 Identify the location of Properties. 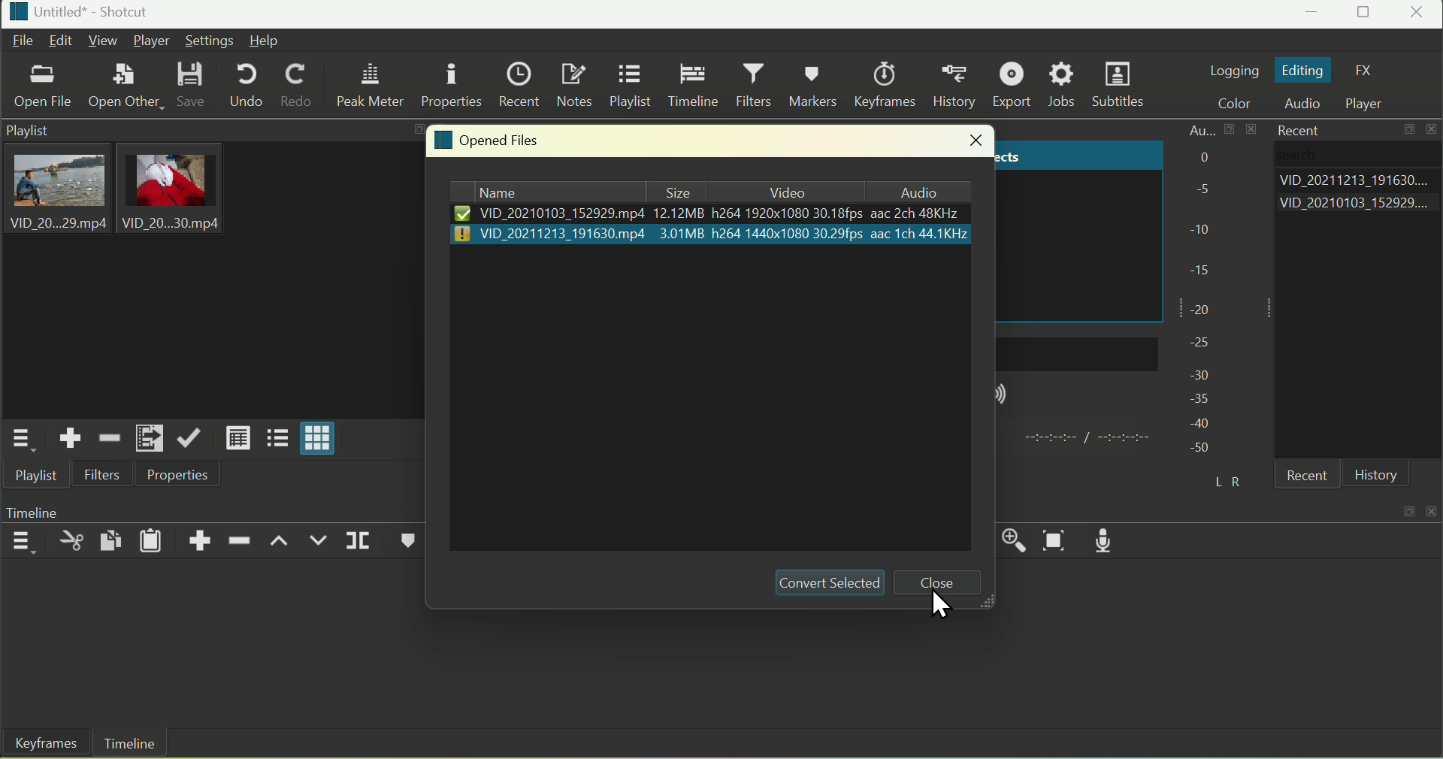
(451, 83).